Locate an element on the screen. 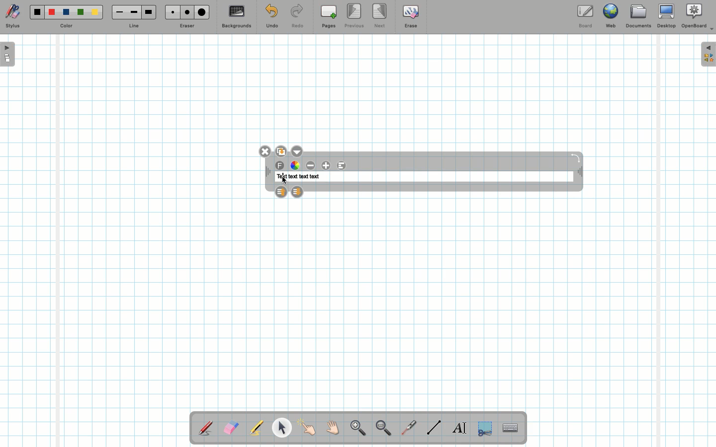  Eraser is located at coordinates (186, 27).